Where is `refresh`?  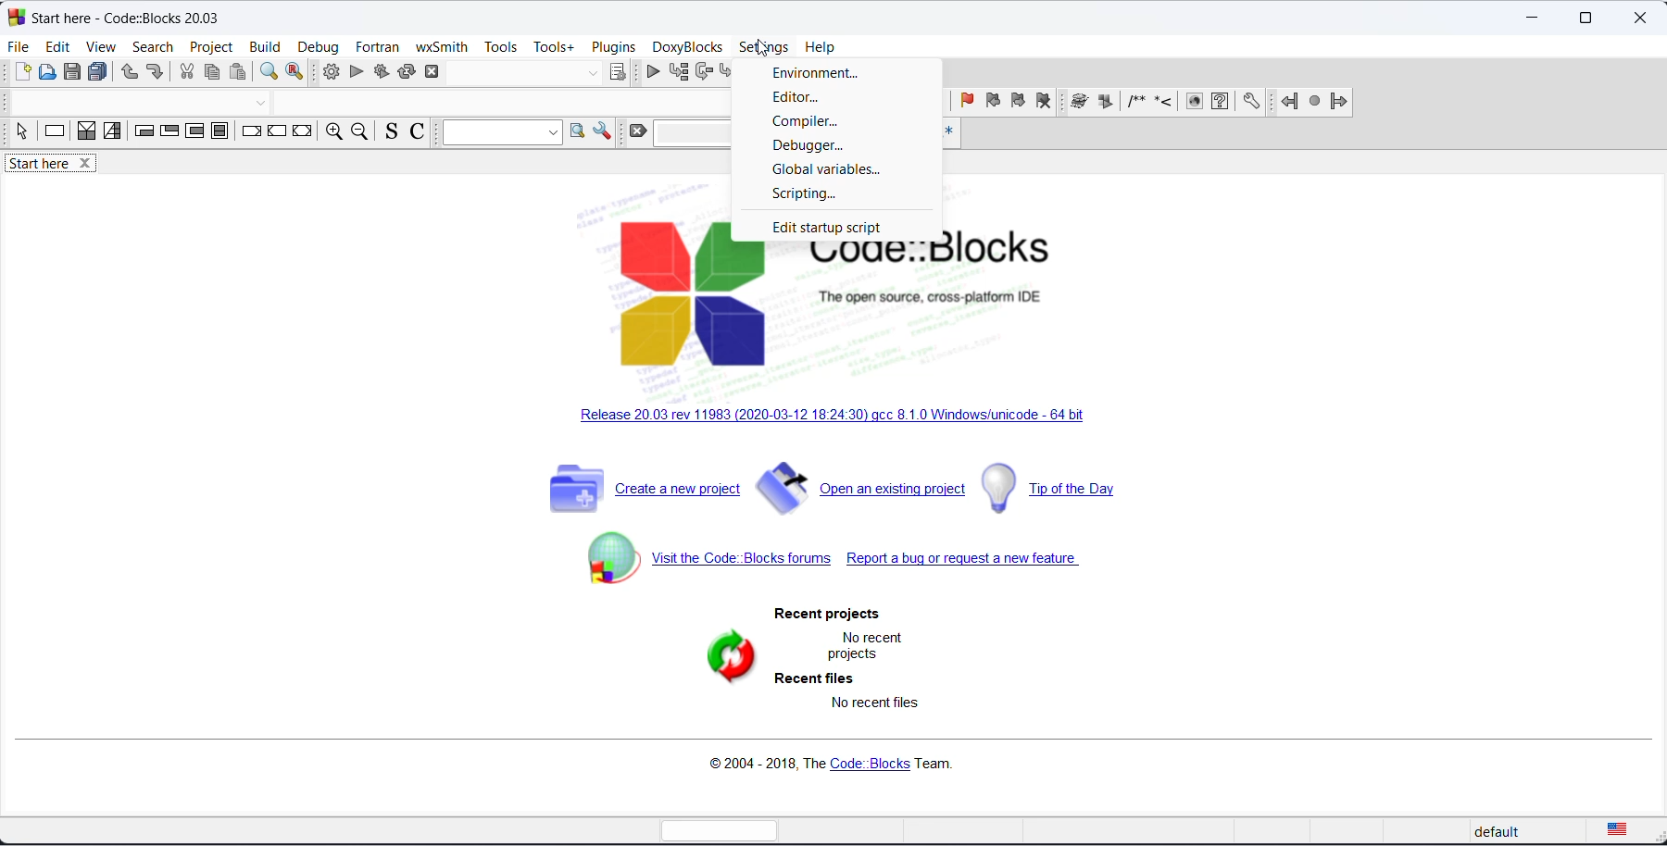 refresh is located at coordinates (728, 662).